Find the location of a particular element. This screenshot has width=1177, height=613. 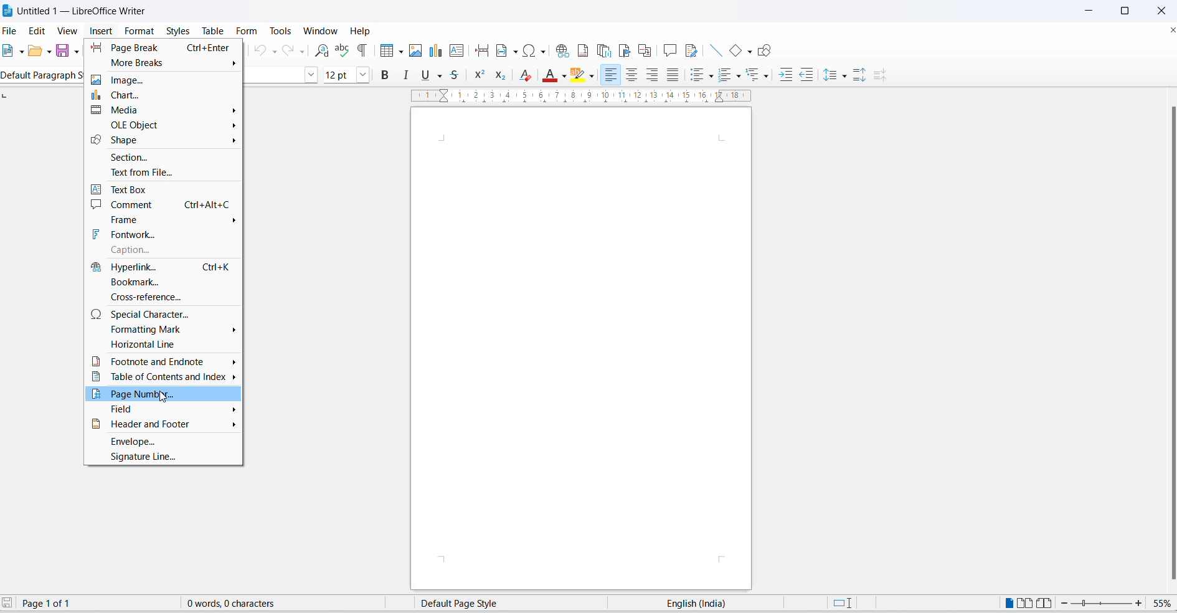

line spacing options is located at coordinates (845, 76).